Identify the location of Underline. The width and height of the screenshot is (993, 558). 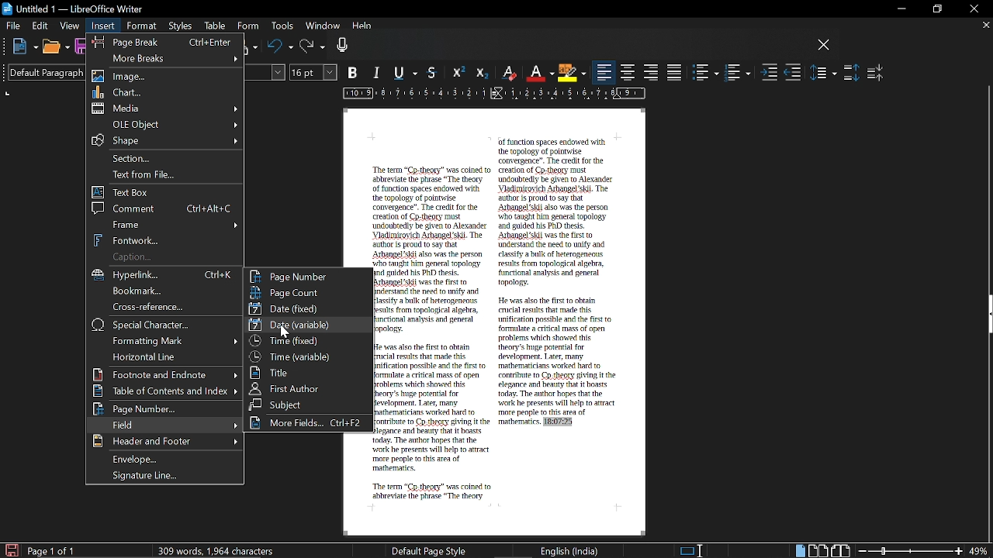
(540, 73).